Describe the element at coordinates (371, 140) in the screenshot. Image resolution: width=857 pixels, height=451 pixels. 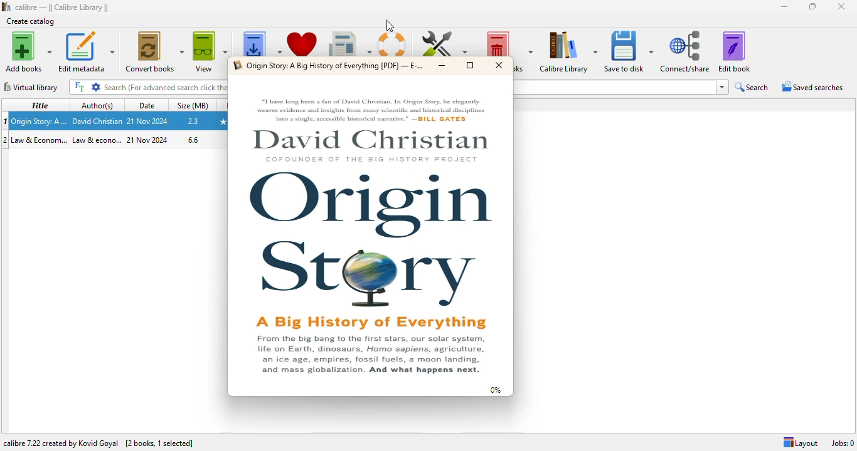
I see `Author` at that location.